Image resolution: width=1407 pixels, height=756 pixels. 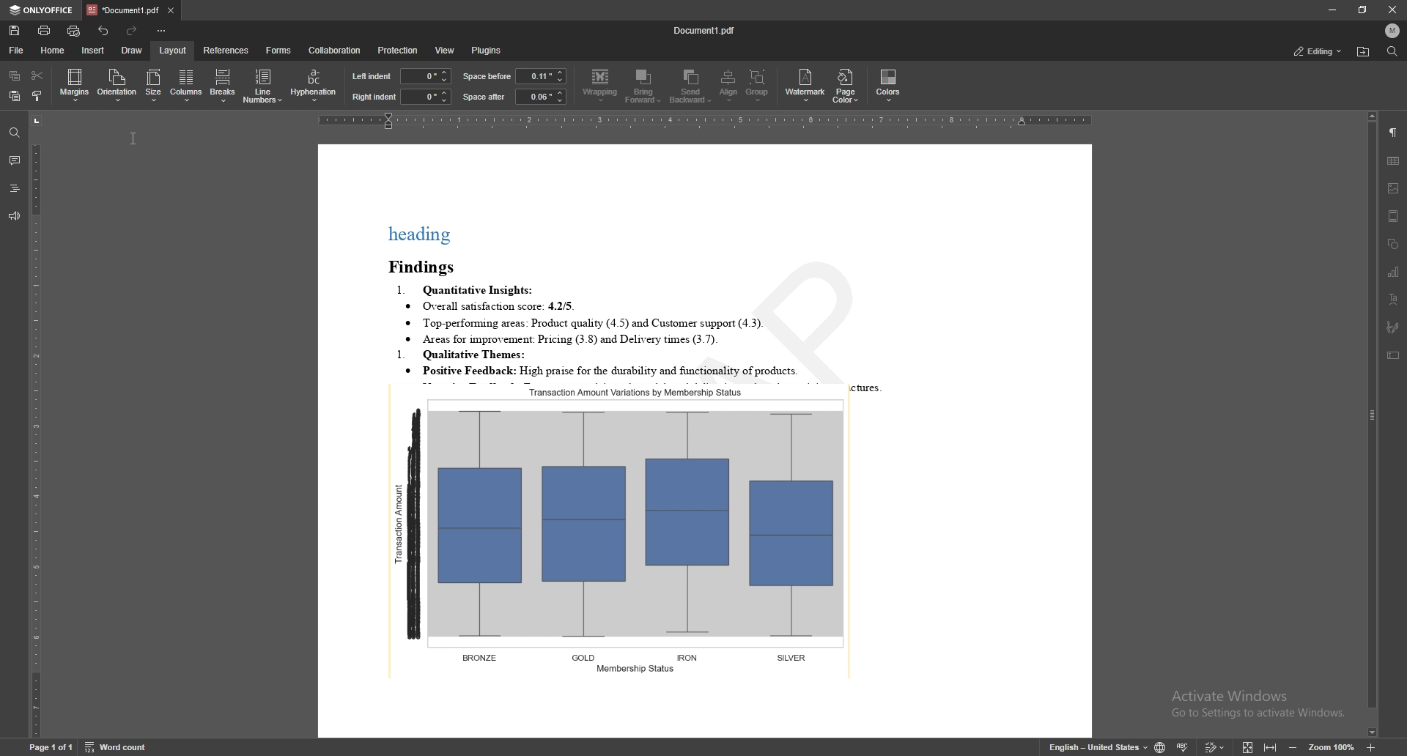 I want to click on file, so click(x=18, y=50).